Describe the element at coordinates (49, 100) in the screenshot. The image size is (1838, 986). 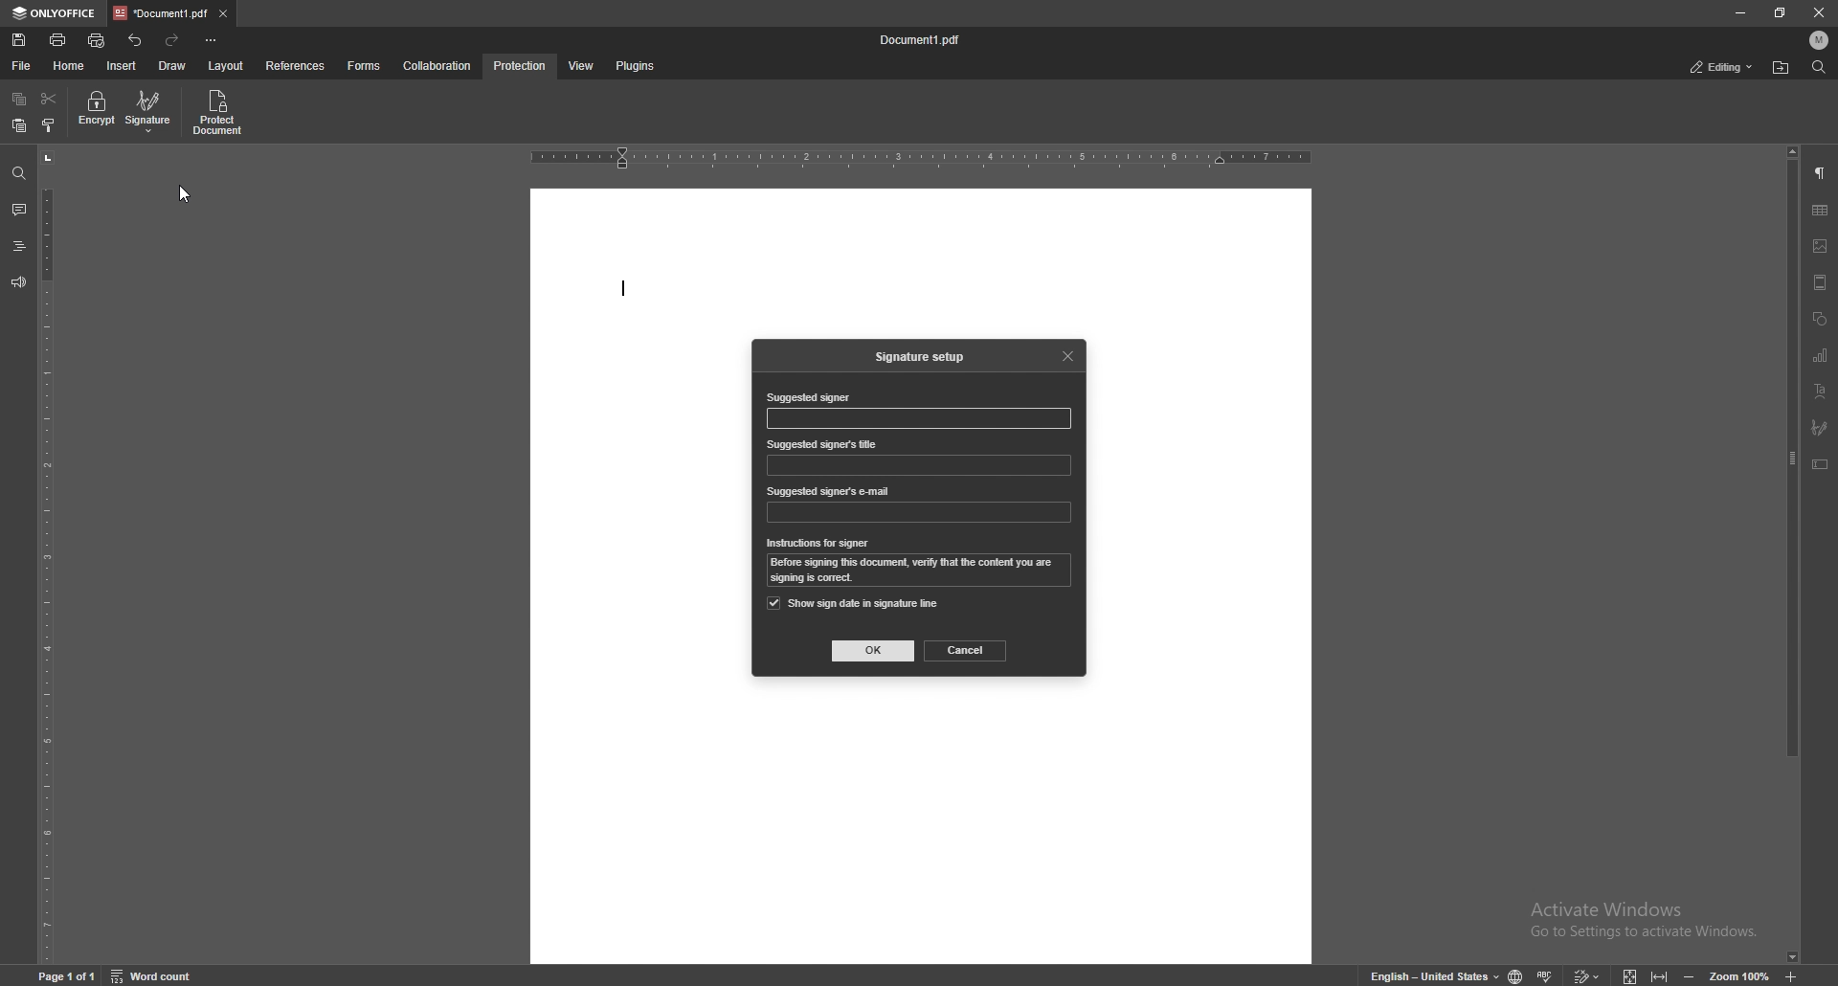
I see `cut` at that location.